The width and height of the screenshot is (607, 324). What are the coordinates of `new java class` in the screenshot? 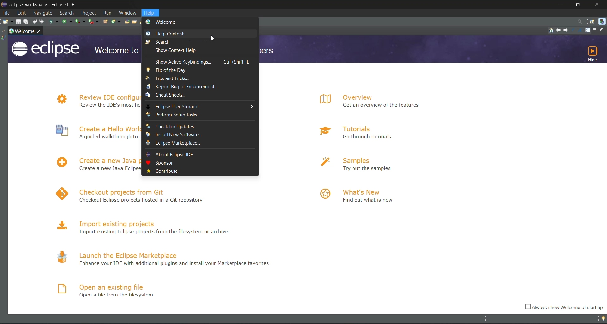 It's located at (115, 22).